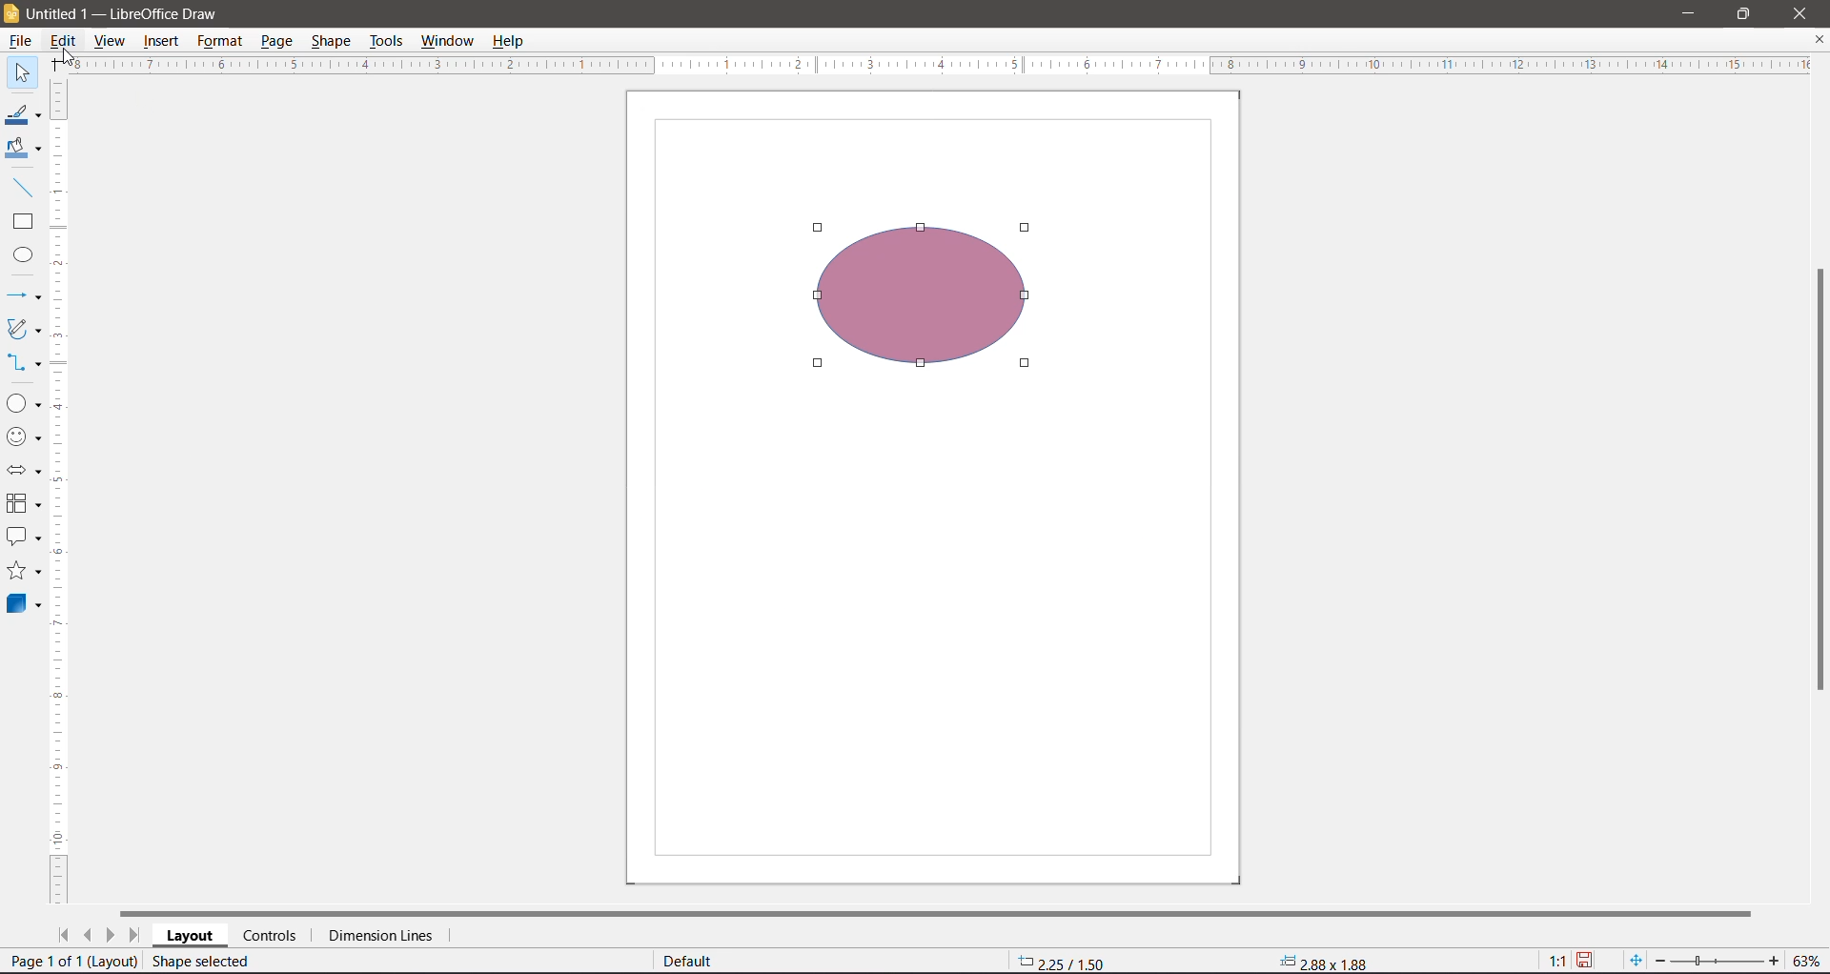 Image resolution: width=1830 pixels, height=974 pixels. Describe the element at coordinates (24, 362) in the screenshot. I see `Connectors` at that location.